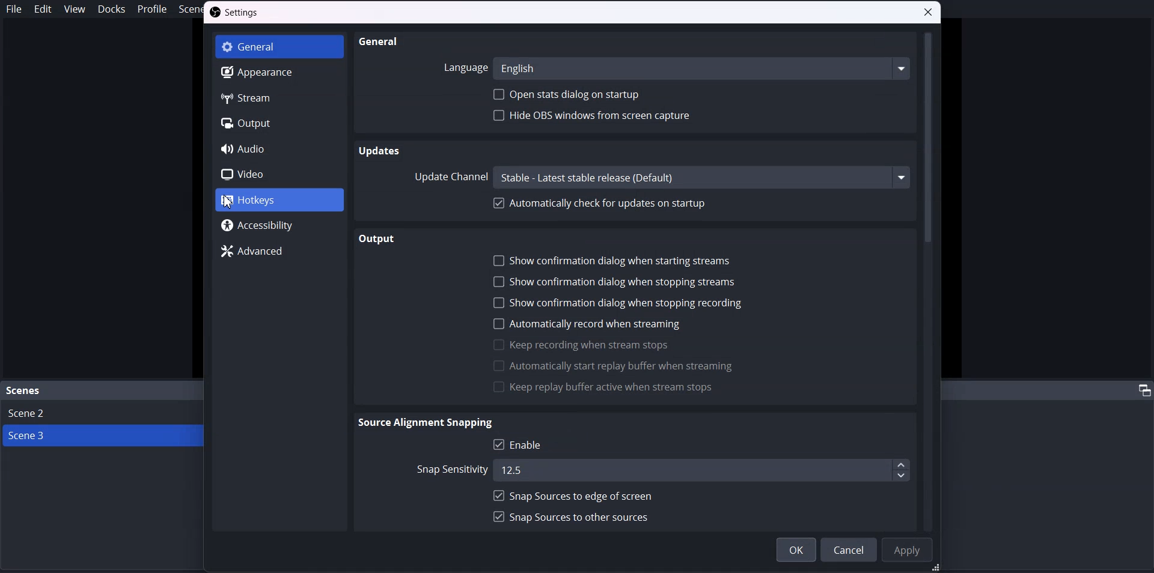 The height and width of the screenshot is (573, 1154). I want to click on snap source to edge off screen, so click(571, 496).